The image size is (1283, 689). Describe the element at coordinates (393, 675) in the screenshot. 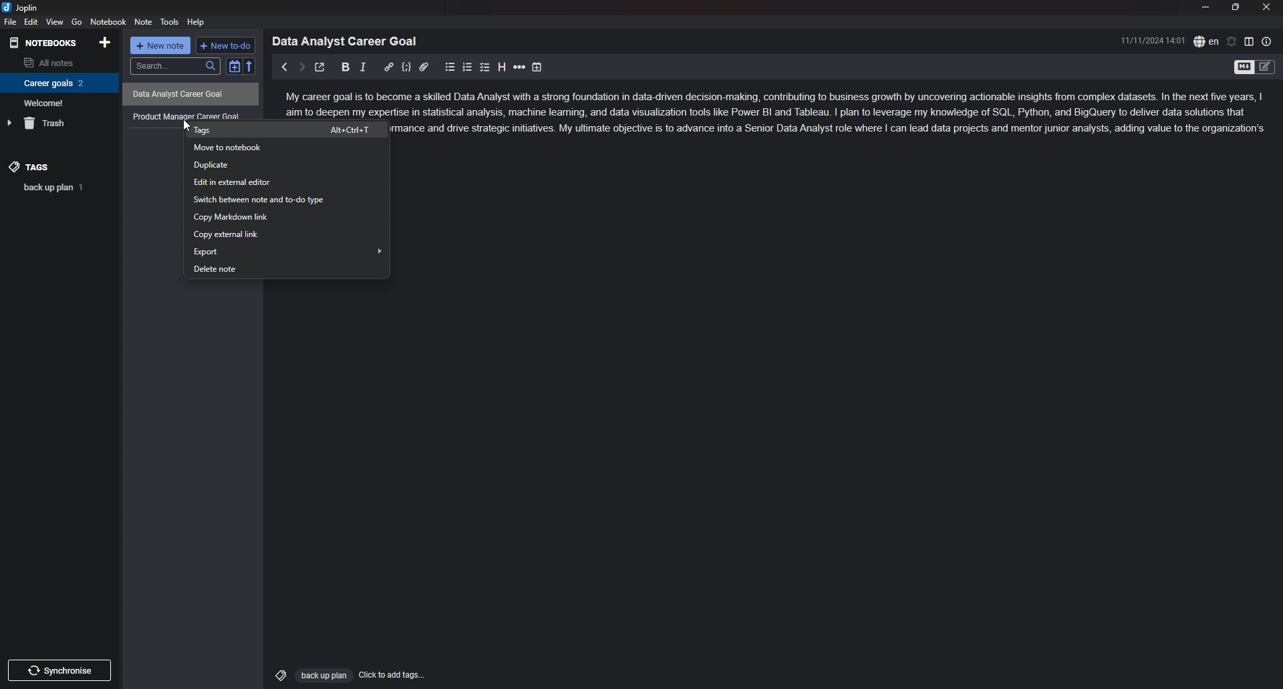

I see `Click to add tags...` at that location.